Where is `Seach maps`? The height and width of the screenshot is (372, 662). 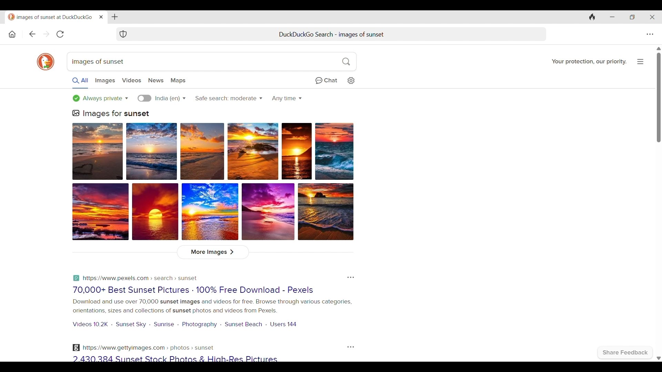 Seach maps is located at coordinates (178, 81).